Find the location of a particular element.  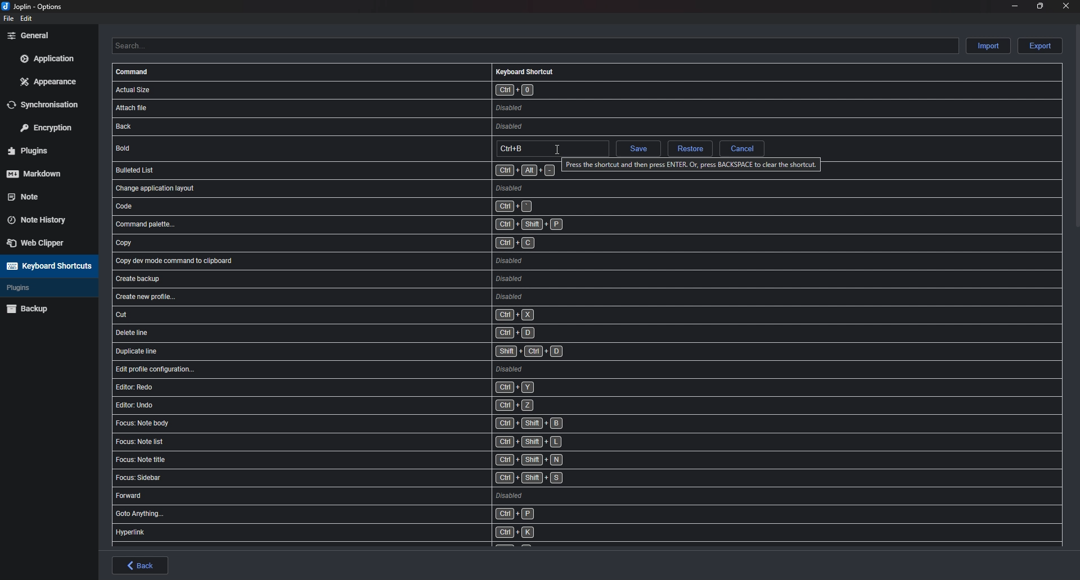

bold is located at coordinates (187, 147).